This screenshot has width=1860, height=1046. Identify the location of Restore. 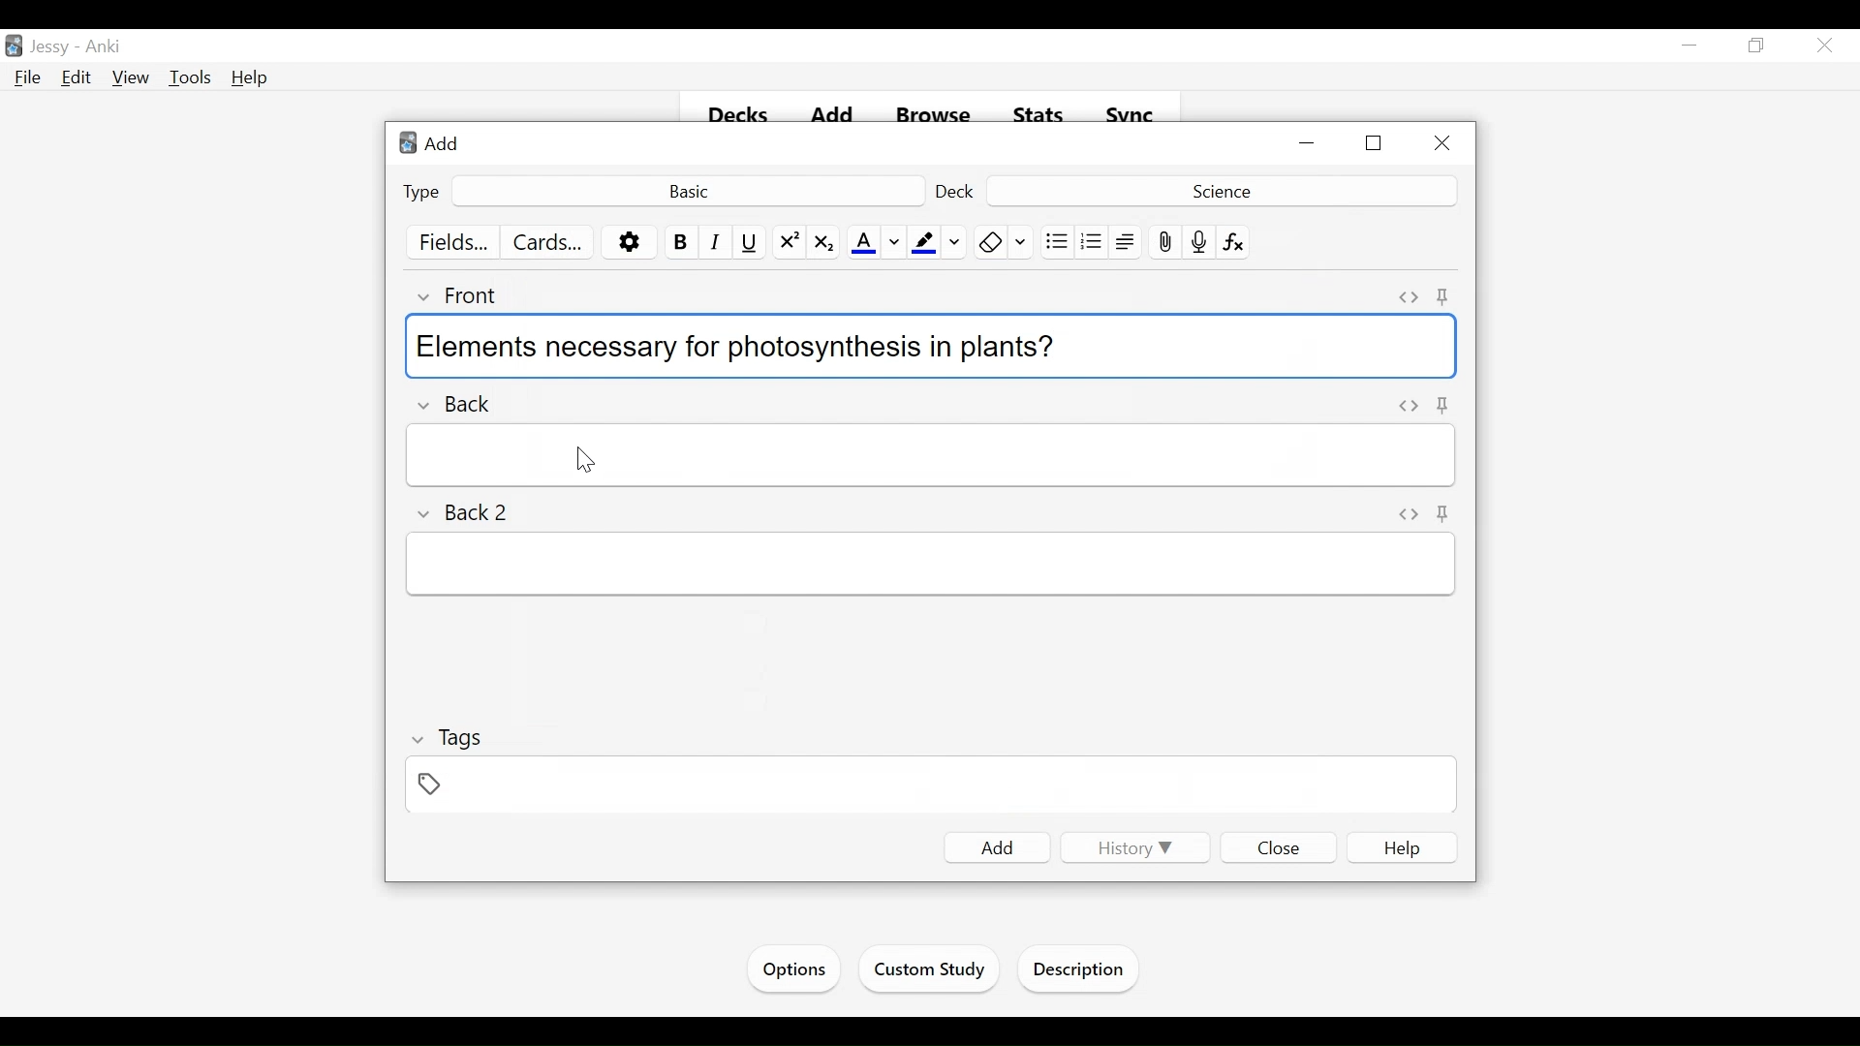
(1754, 46).